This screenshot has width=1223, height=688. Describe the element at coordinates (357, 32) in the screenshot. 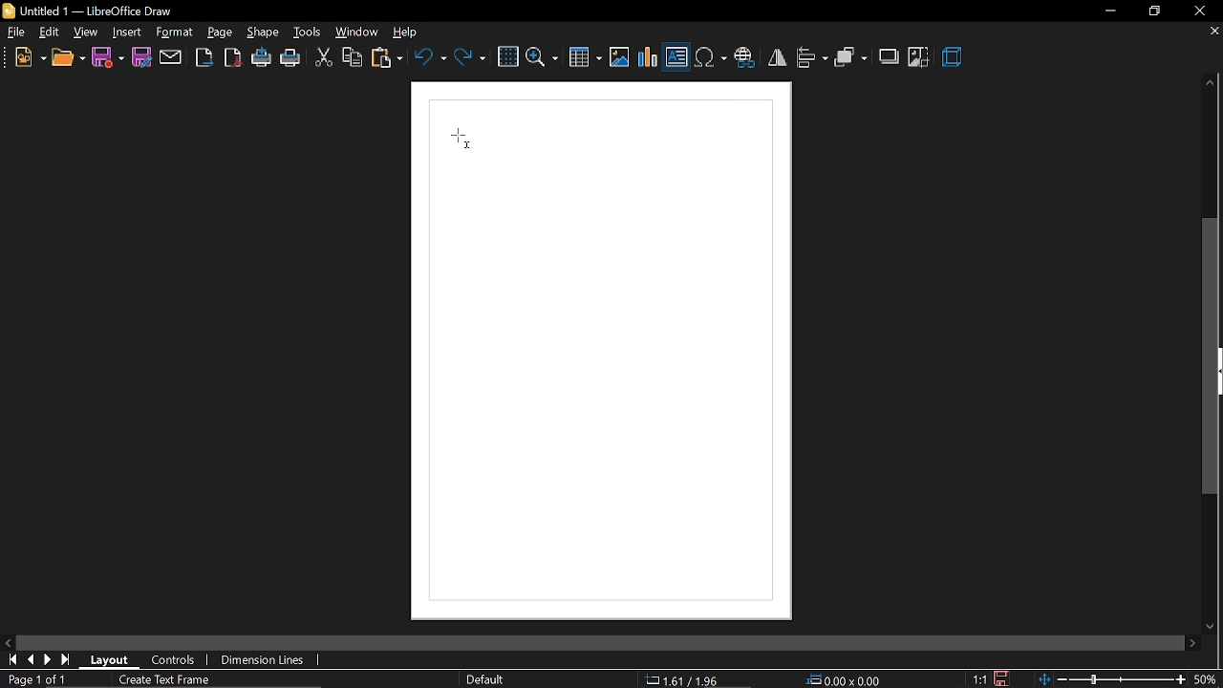

I see `window` at that location.